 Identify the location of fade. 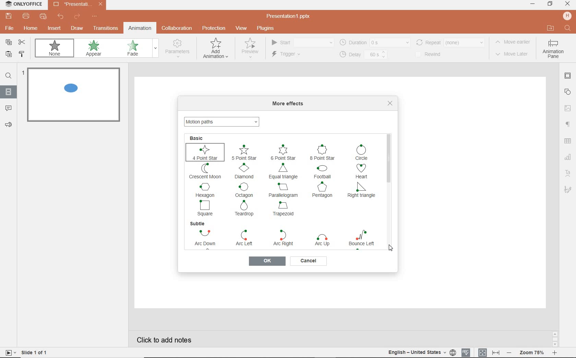
(136, 49).